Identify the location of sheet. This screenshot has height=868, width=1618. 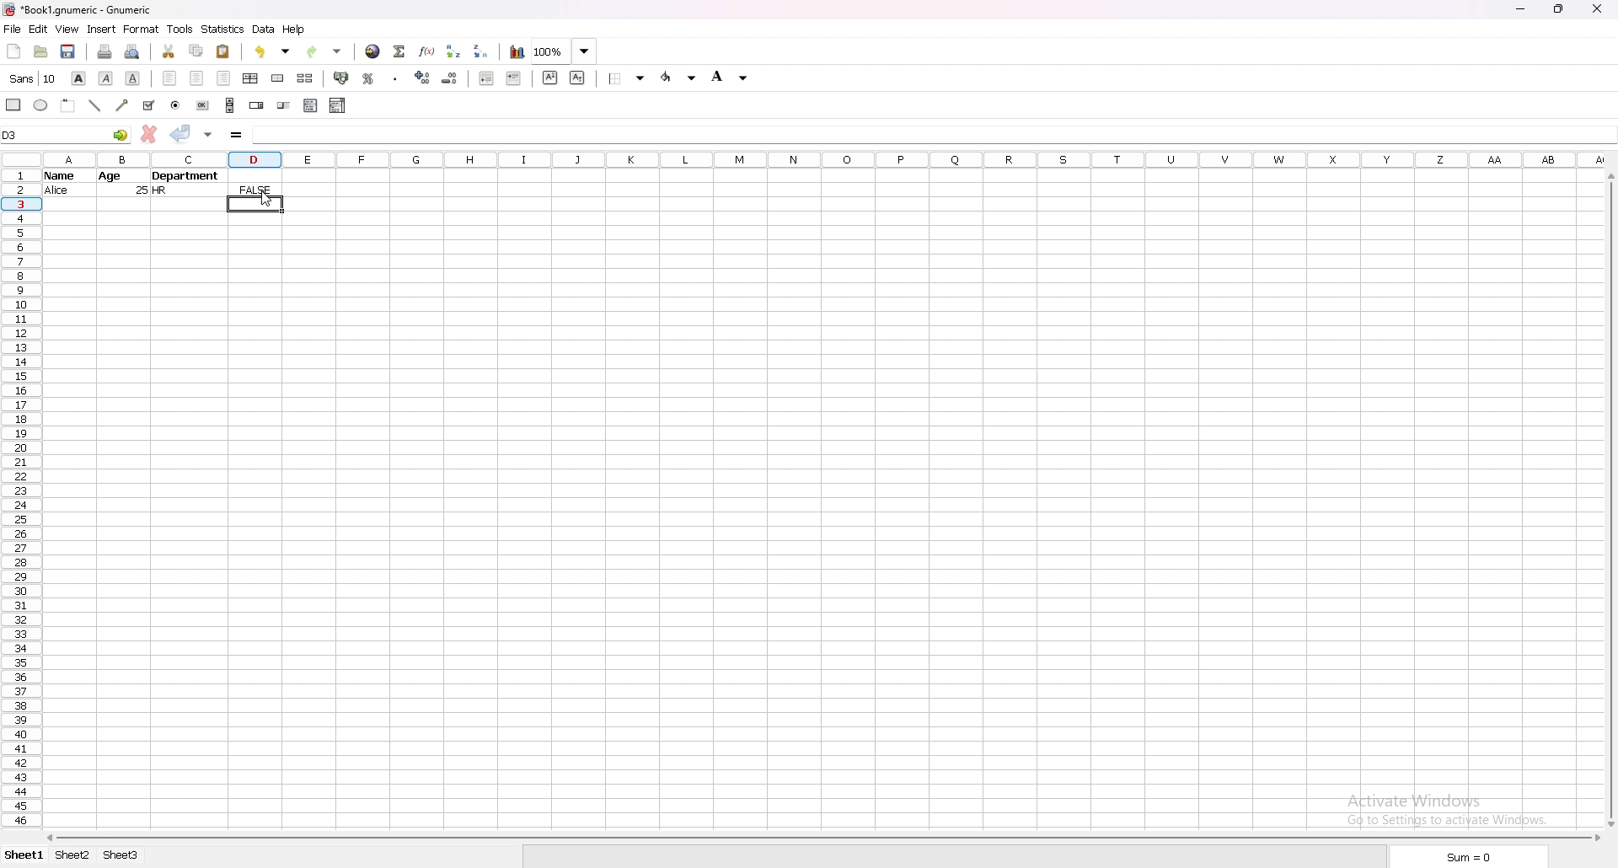
(71, 855).